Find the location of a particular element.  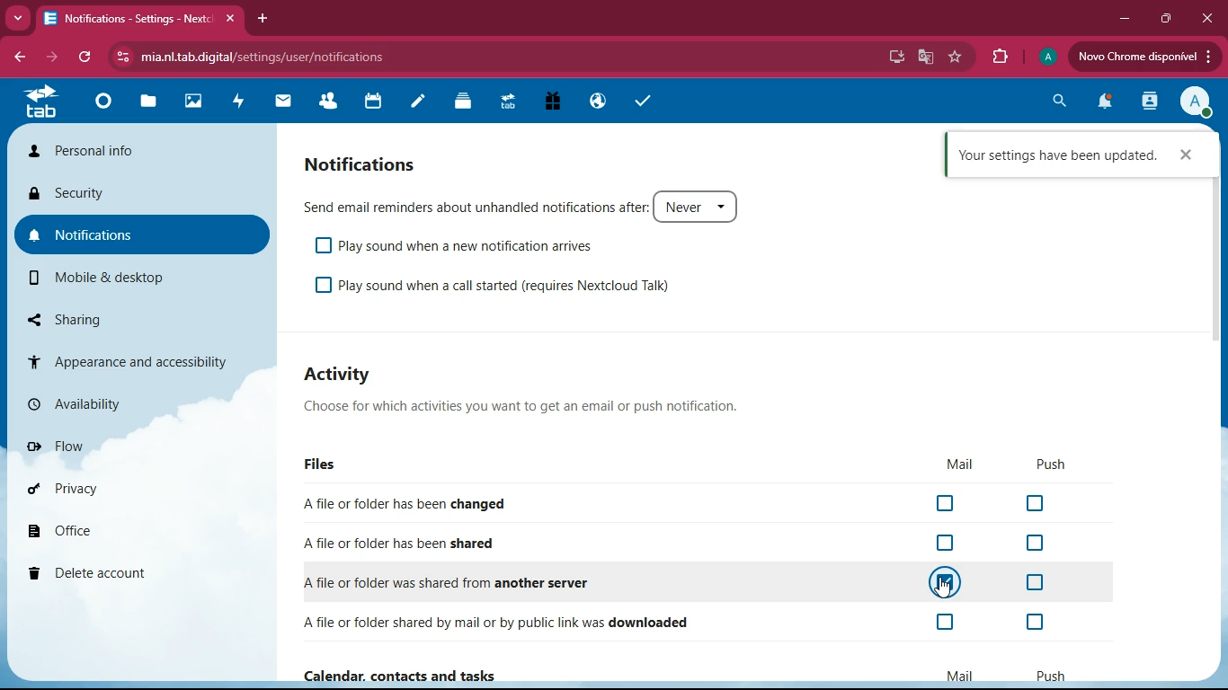

layers is located at coordinates (458, 102).